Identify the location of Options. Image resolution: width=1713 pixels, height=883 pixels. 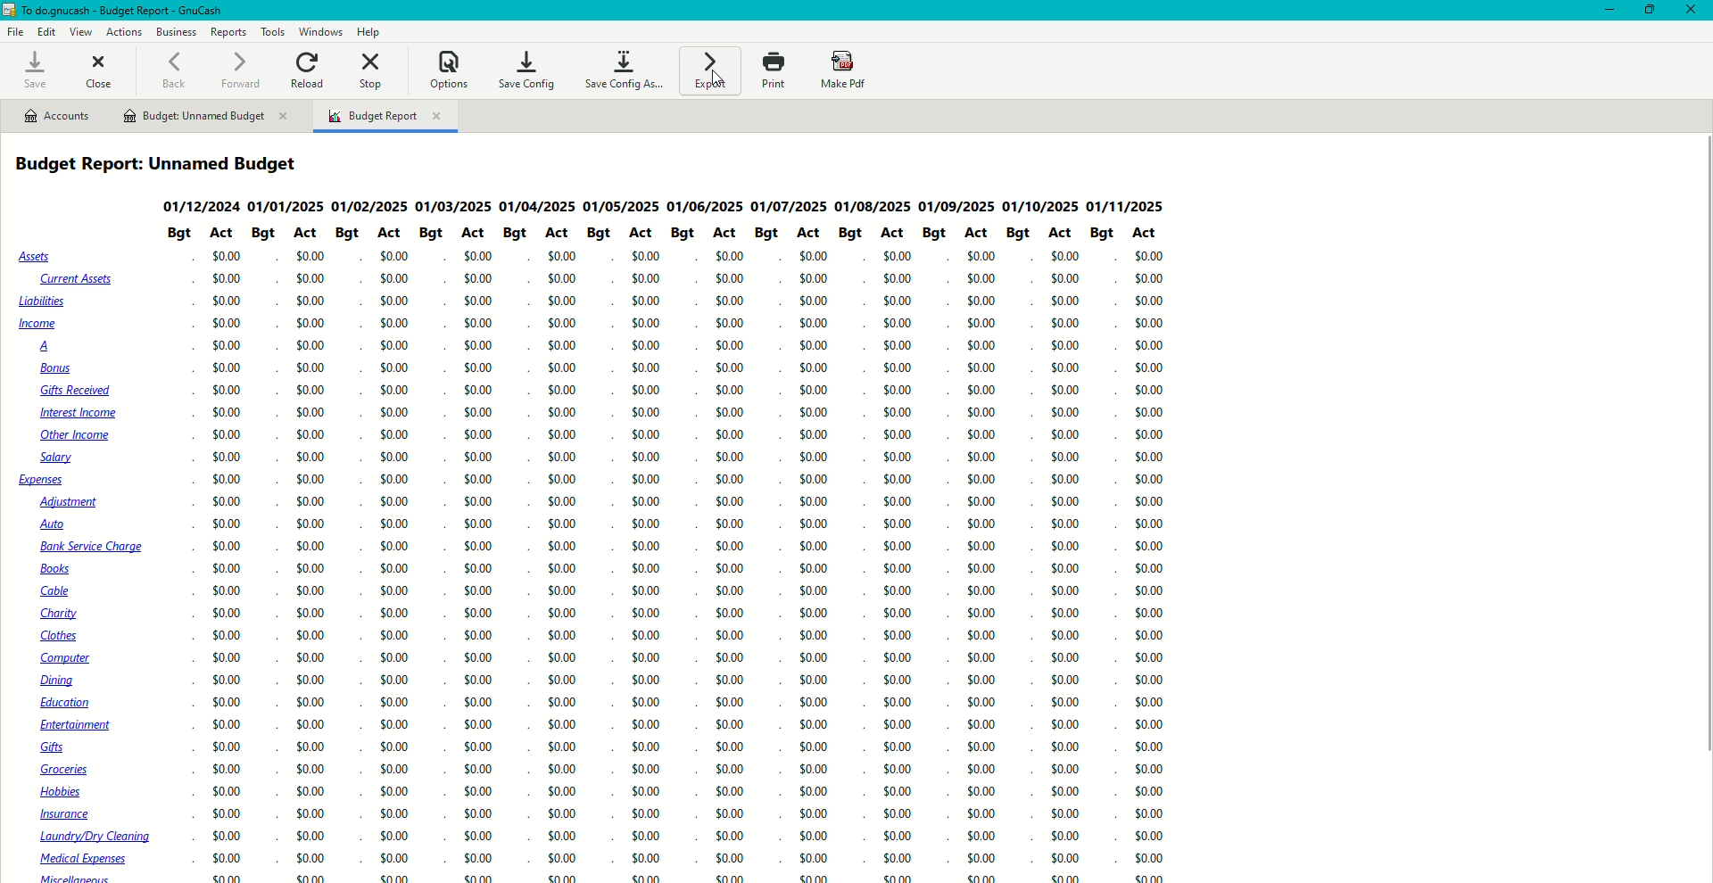
(448, 69).